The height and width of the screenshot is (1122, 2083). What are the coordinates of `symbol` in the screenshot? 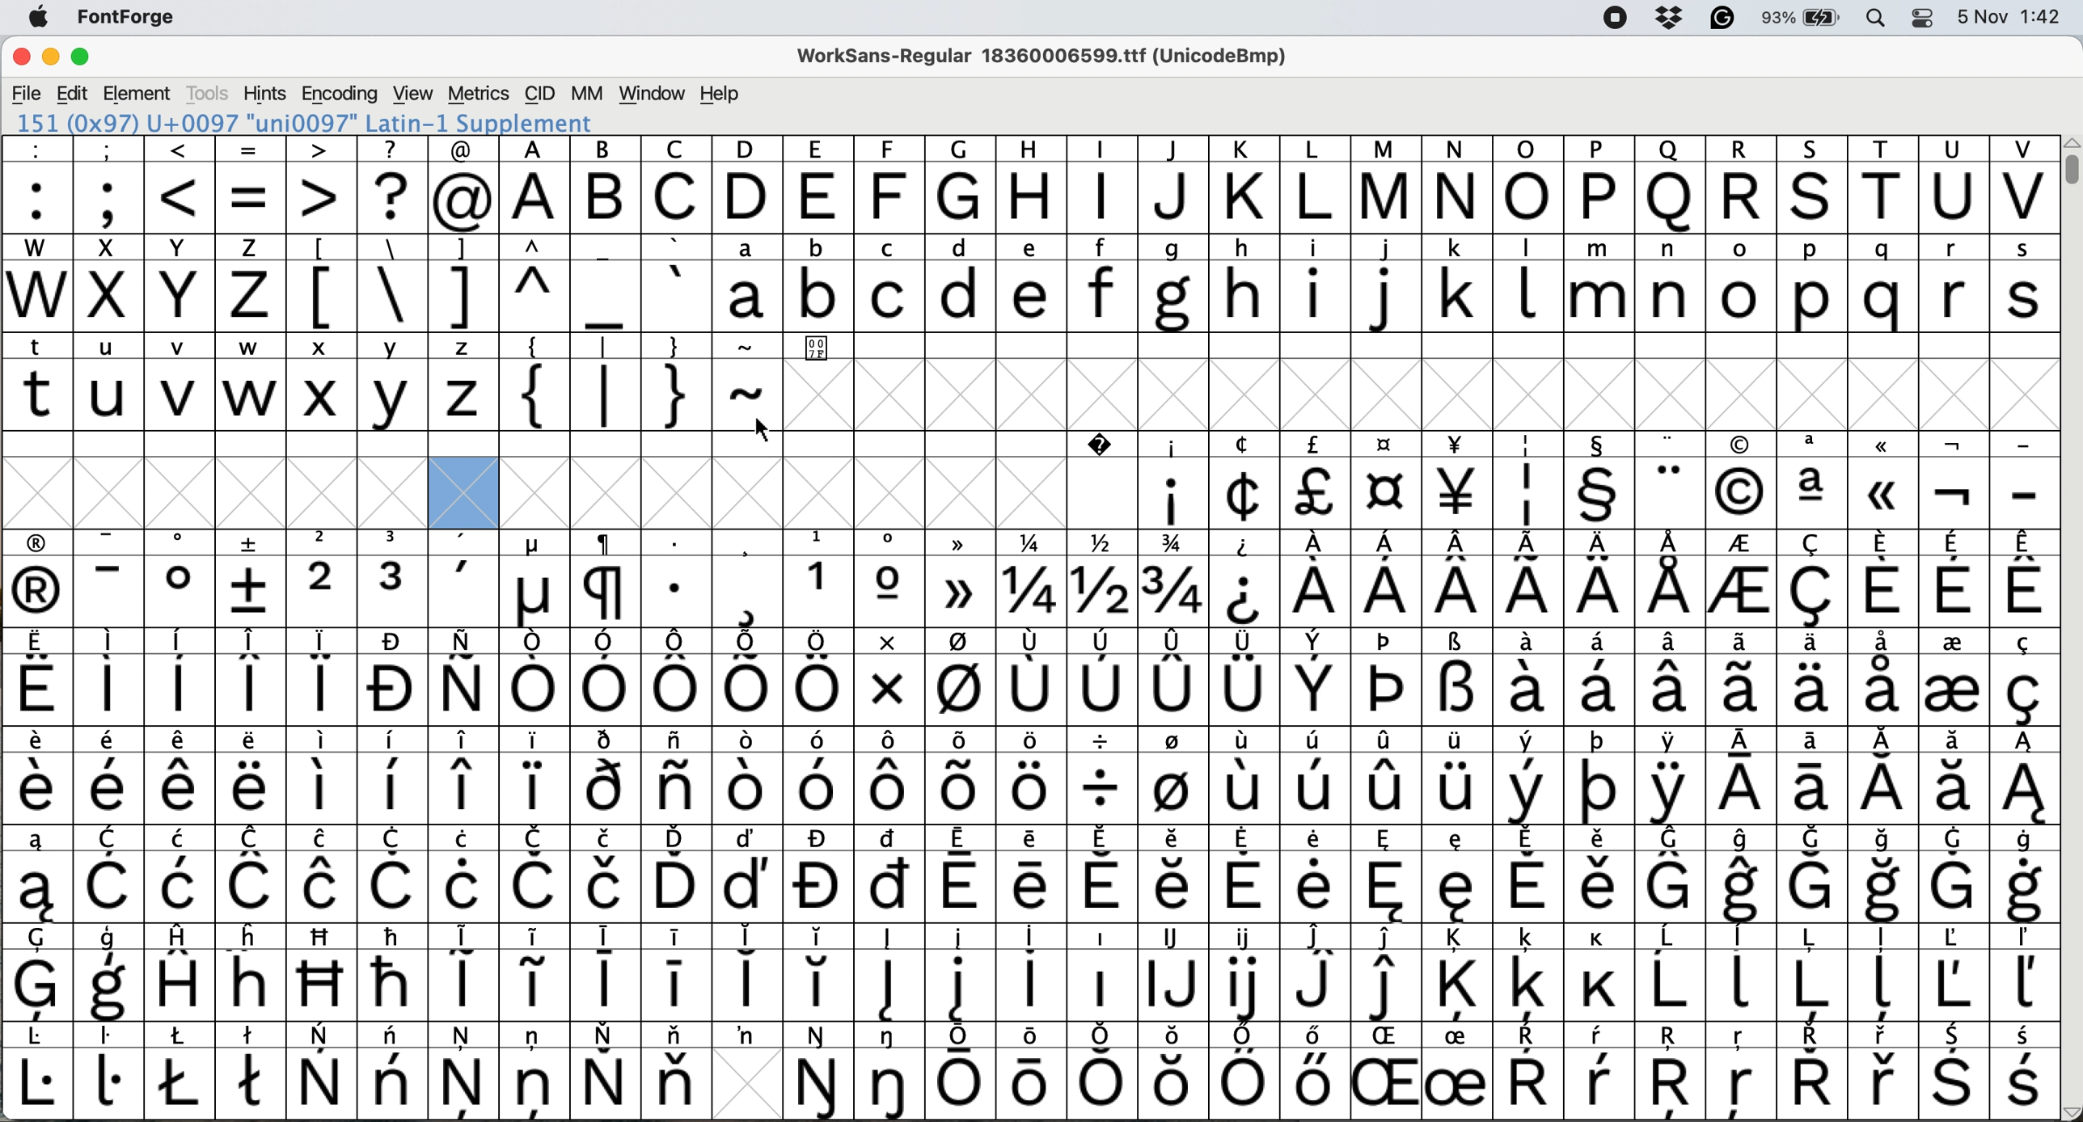 It's located at (750, 677).